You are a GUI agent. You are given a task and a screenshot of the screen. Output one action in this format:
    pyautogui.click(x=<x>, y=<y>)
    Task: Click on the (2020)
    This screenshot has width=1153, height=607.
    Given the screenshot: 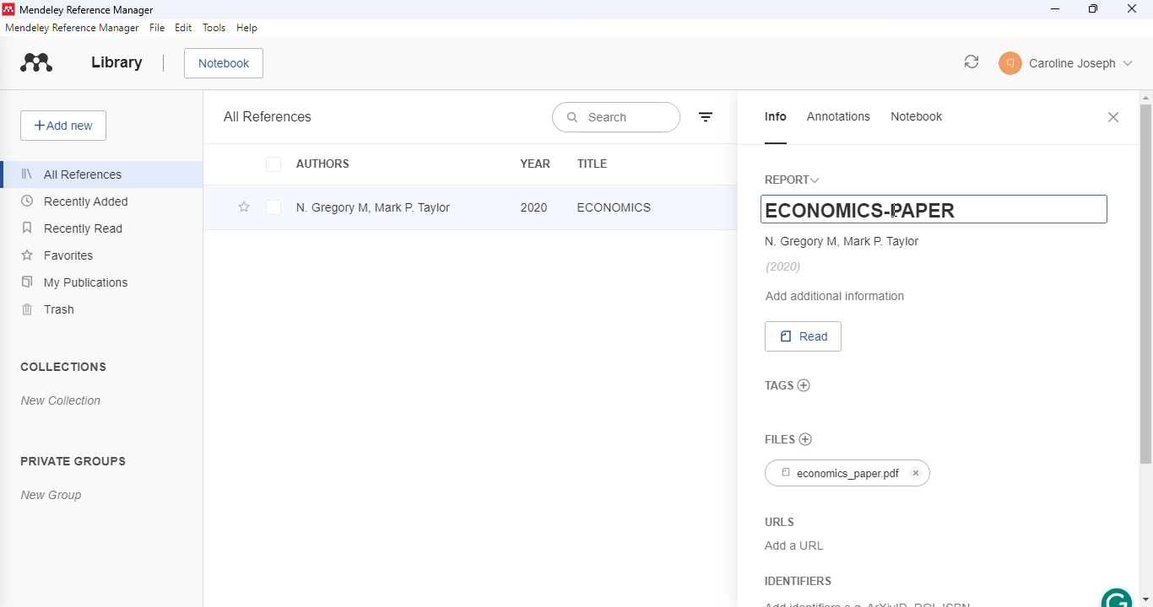 What is the action you would take?
    pyautogui.click(x=784, y=267)
    